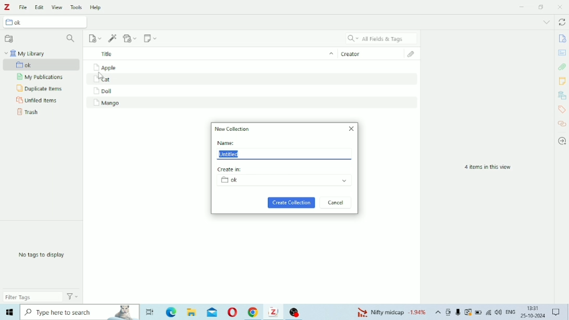 Image resolution: width=569 pixels, height=320 pixels. What do you see at coordinates (562, 22) in the screenshot?
I see `Sync` at bounding box center [562, 22].